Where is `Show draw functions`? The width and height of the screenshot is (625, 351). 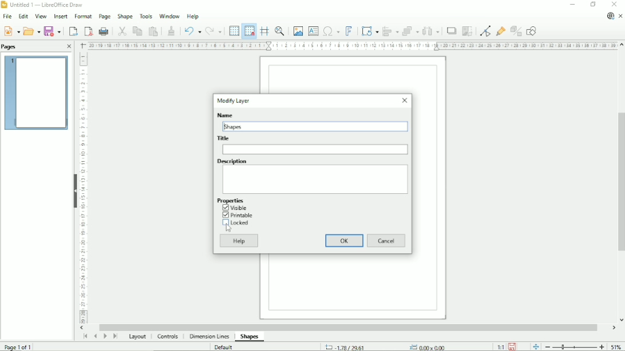
Show draw functions is located at coordinates (532, 31).